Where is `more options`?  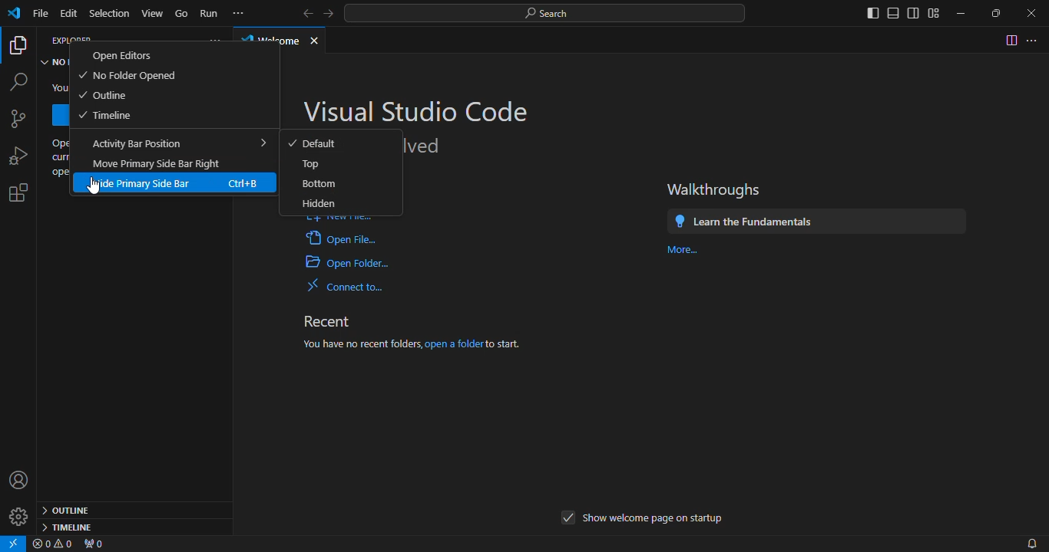 more options is located at coordinates (1034, 39).